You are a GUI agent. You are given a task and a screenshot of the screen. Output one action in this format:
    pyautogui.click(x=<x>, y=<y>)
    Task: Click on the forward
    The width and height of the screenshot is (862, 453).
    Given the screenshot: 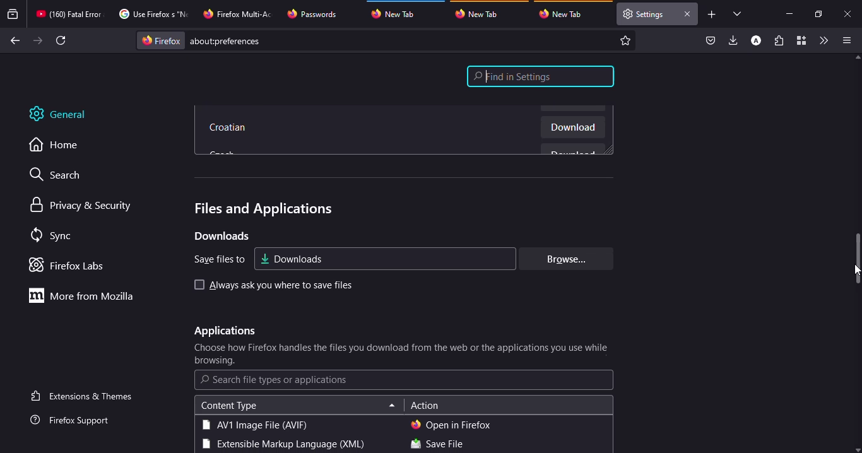 What is the action you would take?
    pyautogui.click(x=38, y=40)
    